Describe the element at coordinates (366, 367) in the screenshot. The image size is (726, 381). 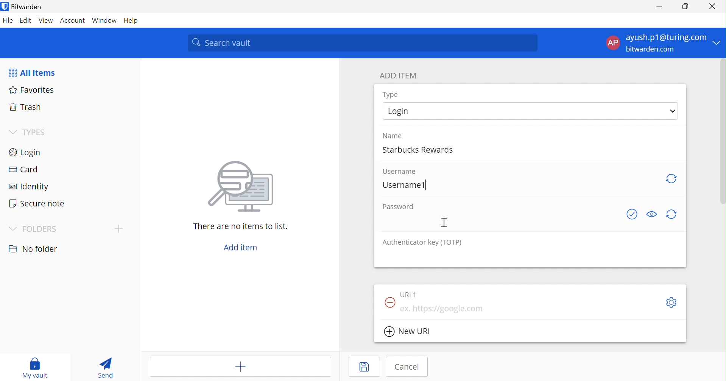
I see `Save` at that location.